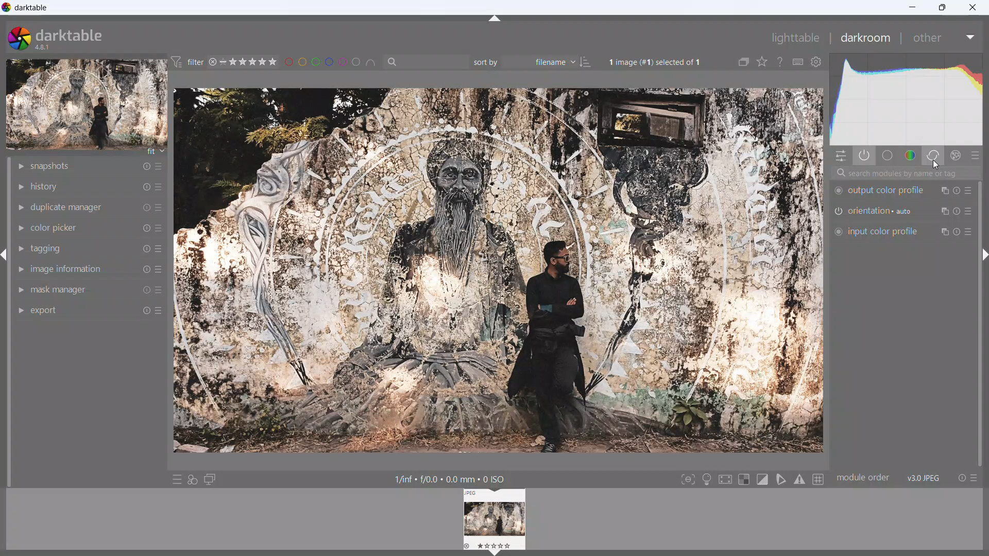 Image resolution: width=989 pixels, height=556 pixels. Describe the element at coordinates (889, 190) in the screenshot. I see `output color profile` at that location.